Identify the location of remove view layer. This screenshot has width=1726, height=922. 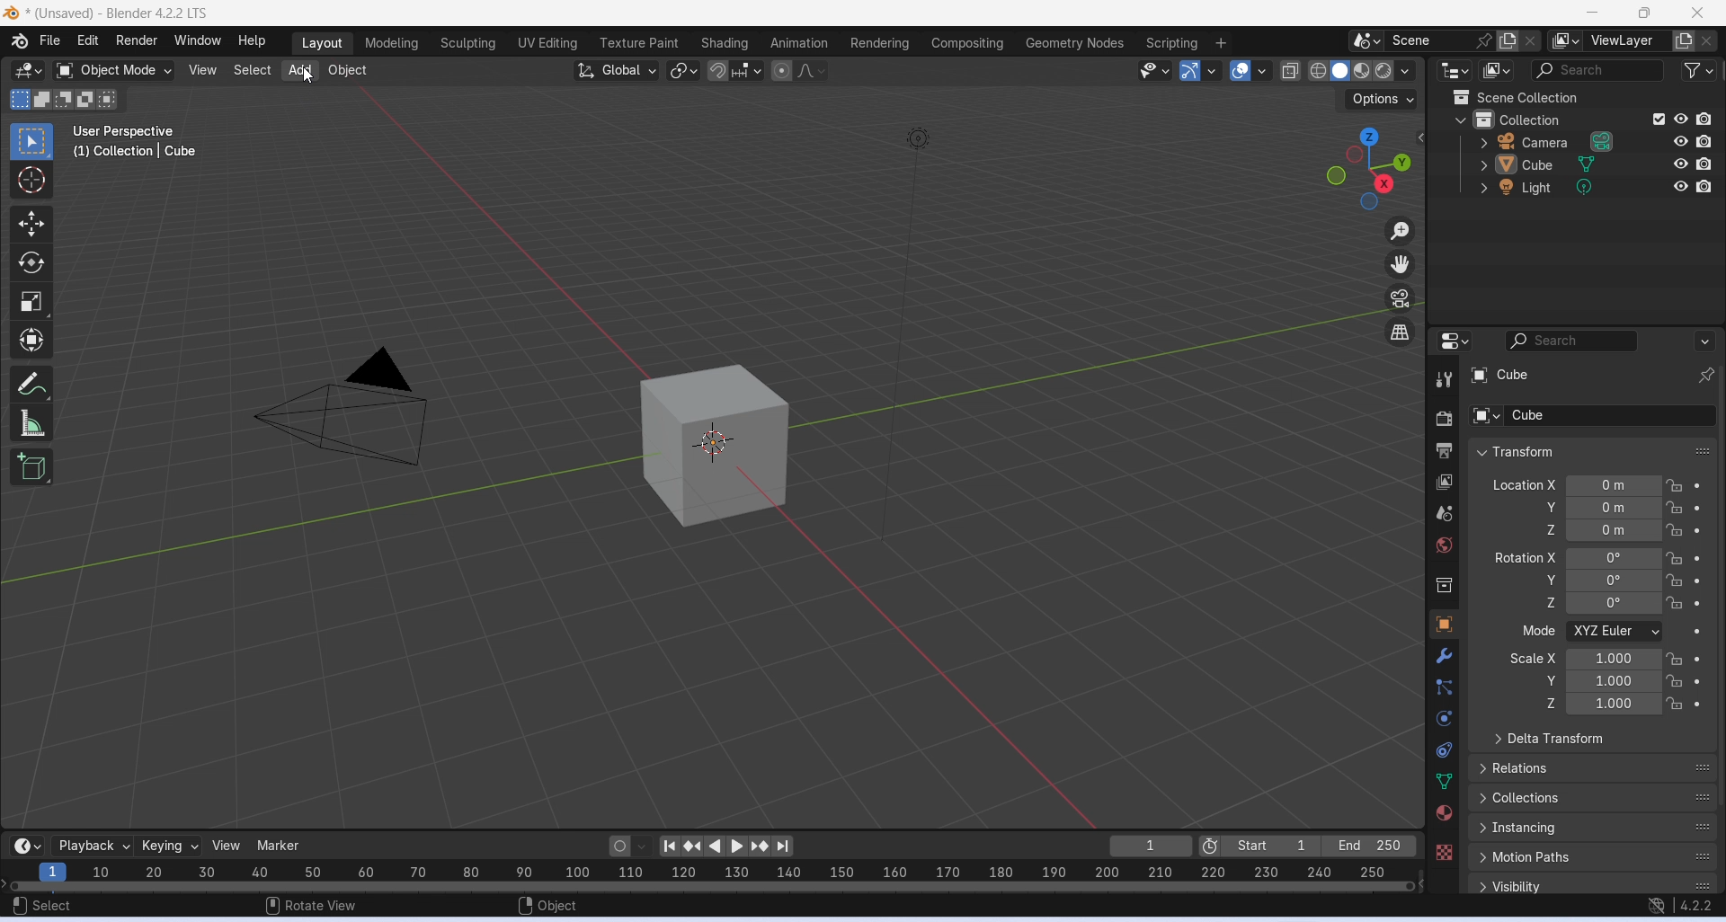
(1708, 41).